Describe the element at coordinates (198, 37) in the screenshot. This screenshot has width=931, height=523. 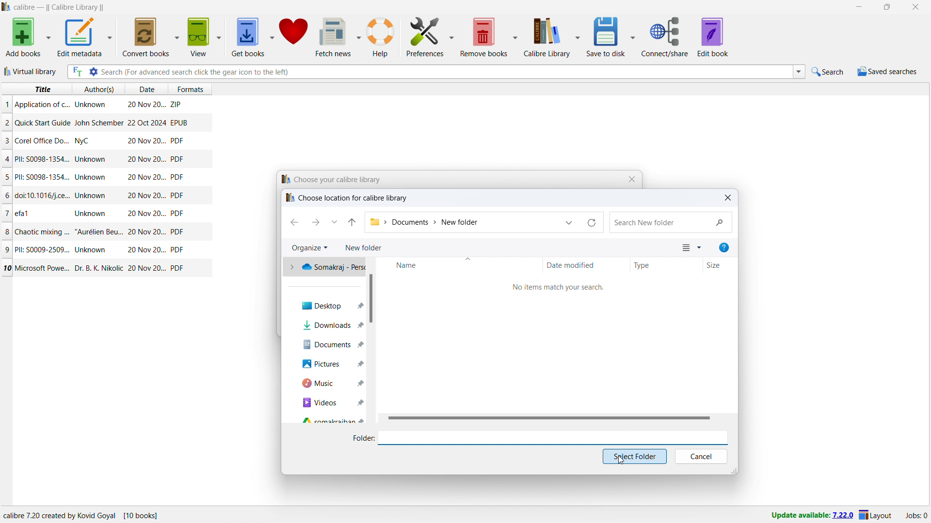
I see `view` at that location.